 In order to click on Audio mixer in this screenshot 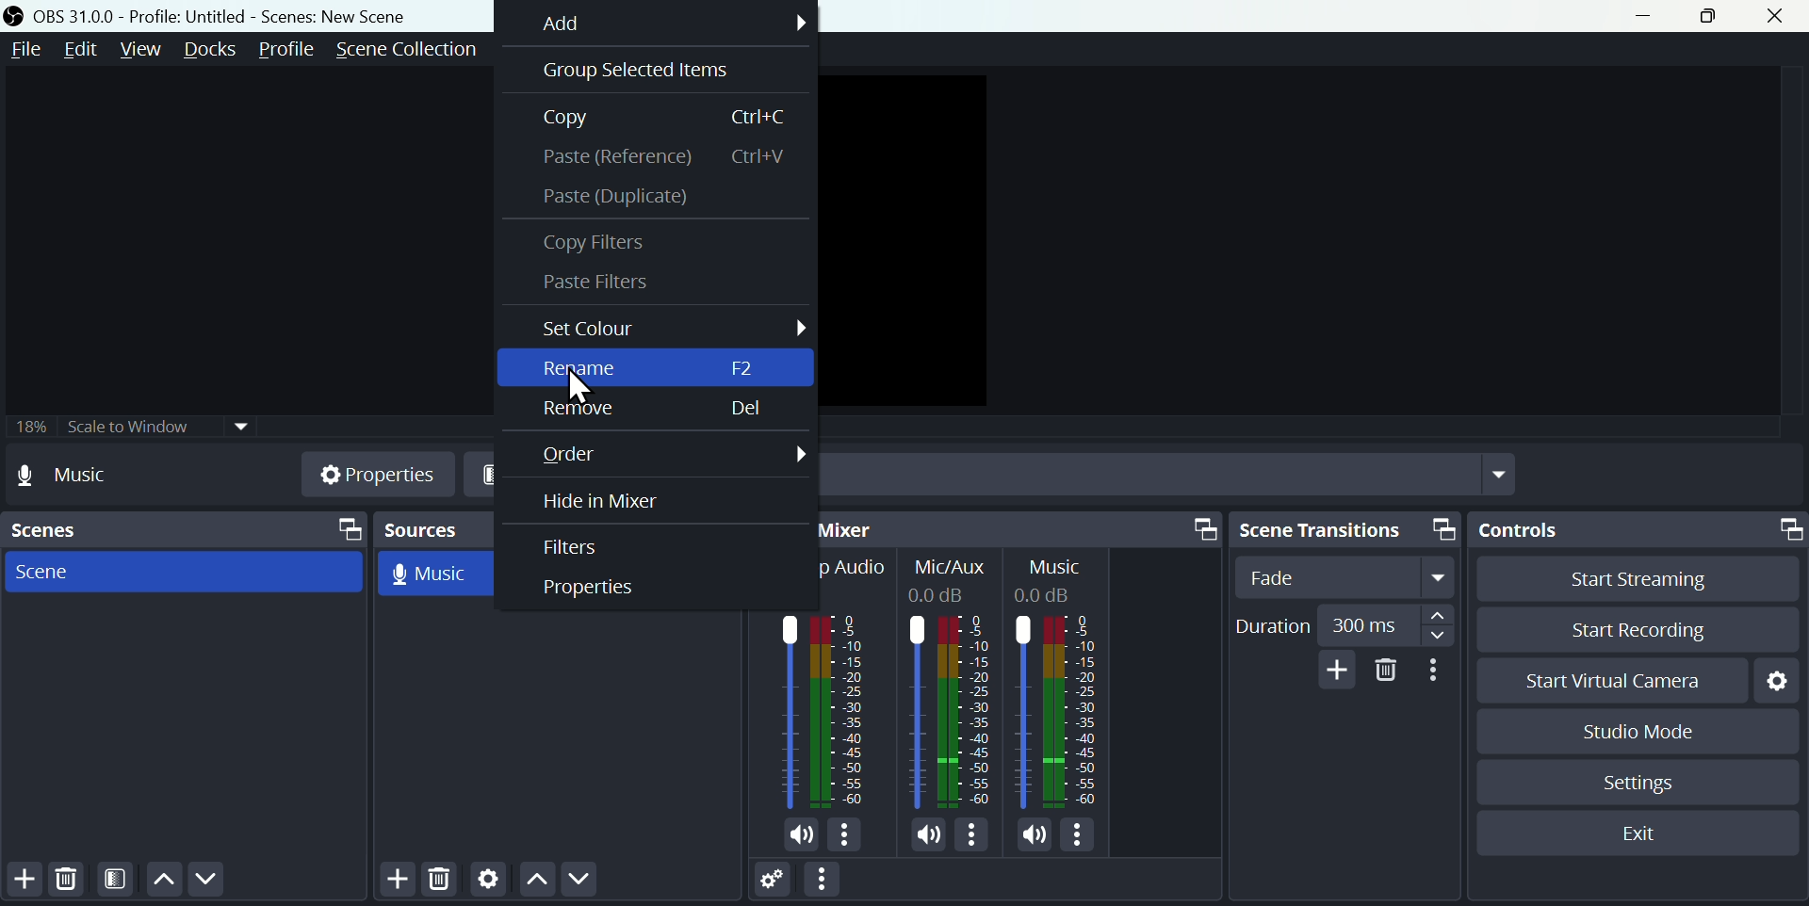, I will do `click(1021, 528)`.